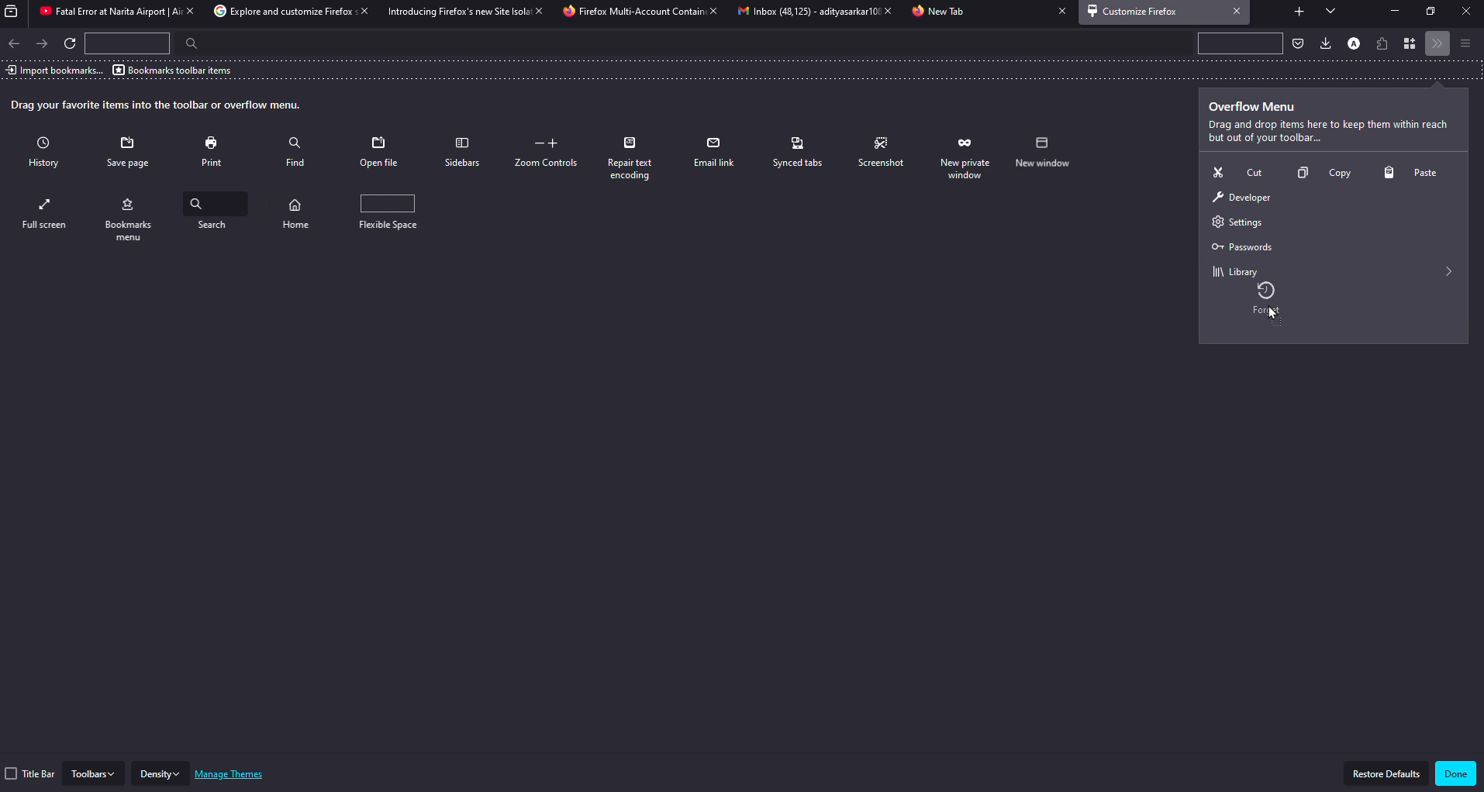 Image resolution: width=1484 pixels, height=792 pixels. I want to click on new window, so click(47, 213).